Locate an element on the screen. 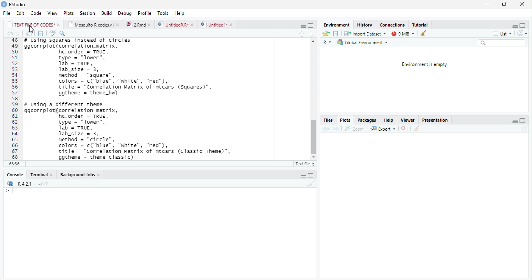  Environment is located at coordinates (336, 25).